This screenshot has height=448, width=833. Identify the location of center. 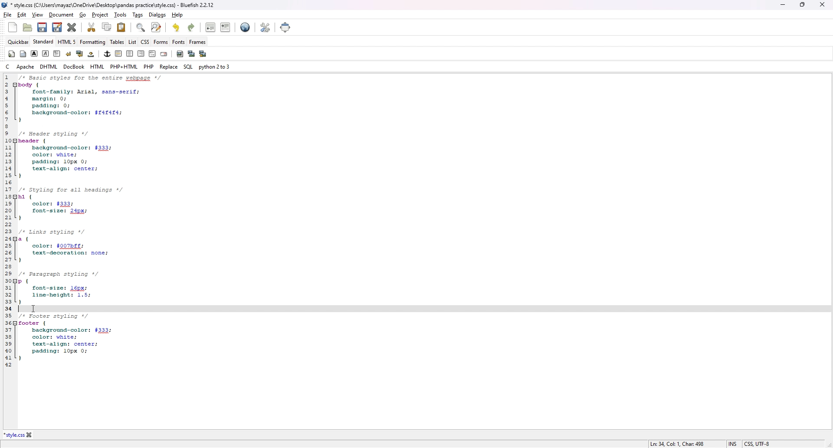
(130, 54).